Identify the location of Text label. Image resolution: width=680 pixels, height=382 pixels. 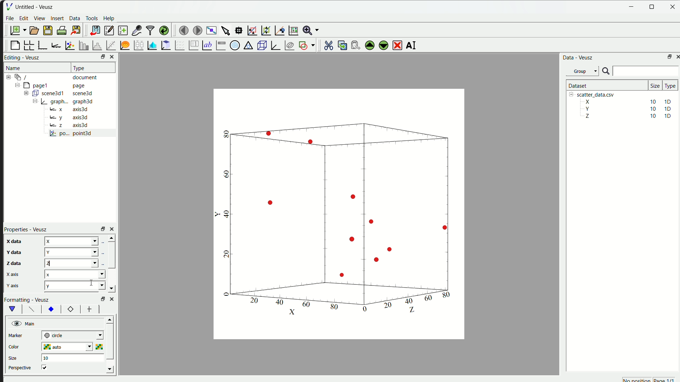
(206, 46).